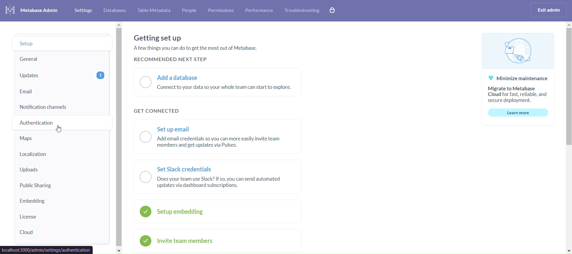  Describe the element at coordinates (63, 43) in the screenshot. I see `setup` at that location.